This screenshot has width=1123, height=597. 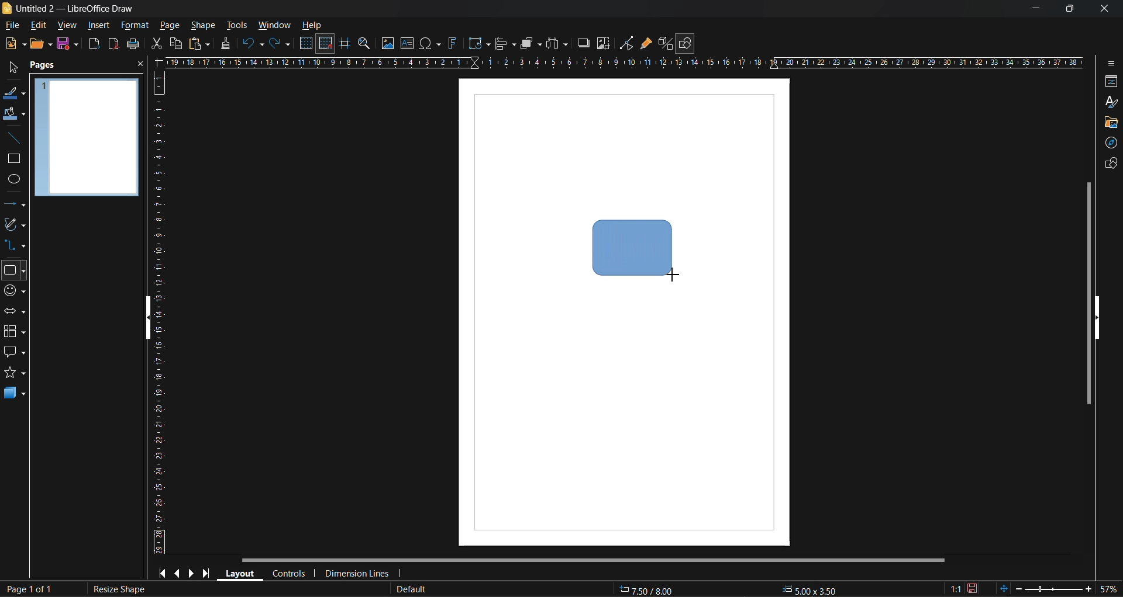 What do you see at coordinates (1088, 590) in the screenshot?
I see `zoom in` at bounding box center [1088, 590].